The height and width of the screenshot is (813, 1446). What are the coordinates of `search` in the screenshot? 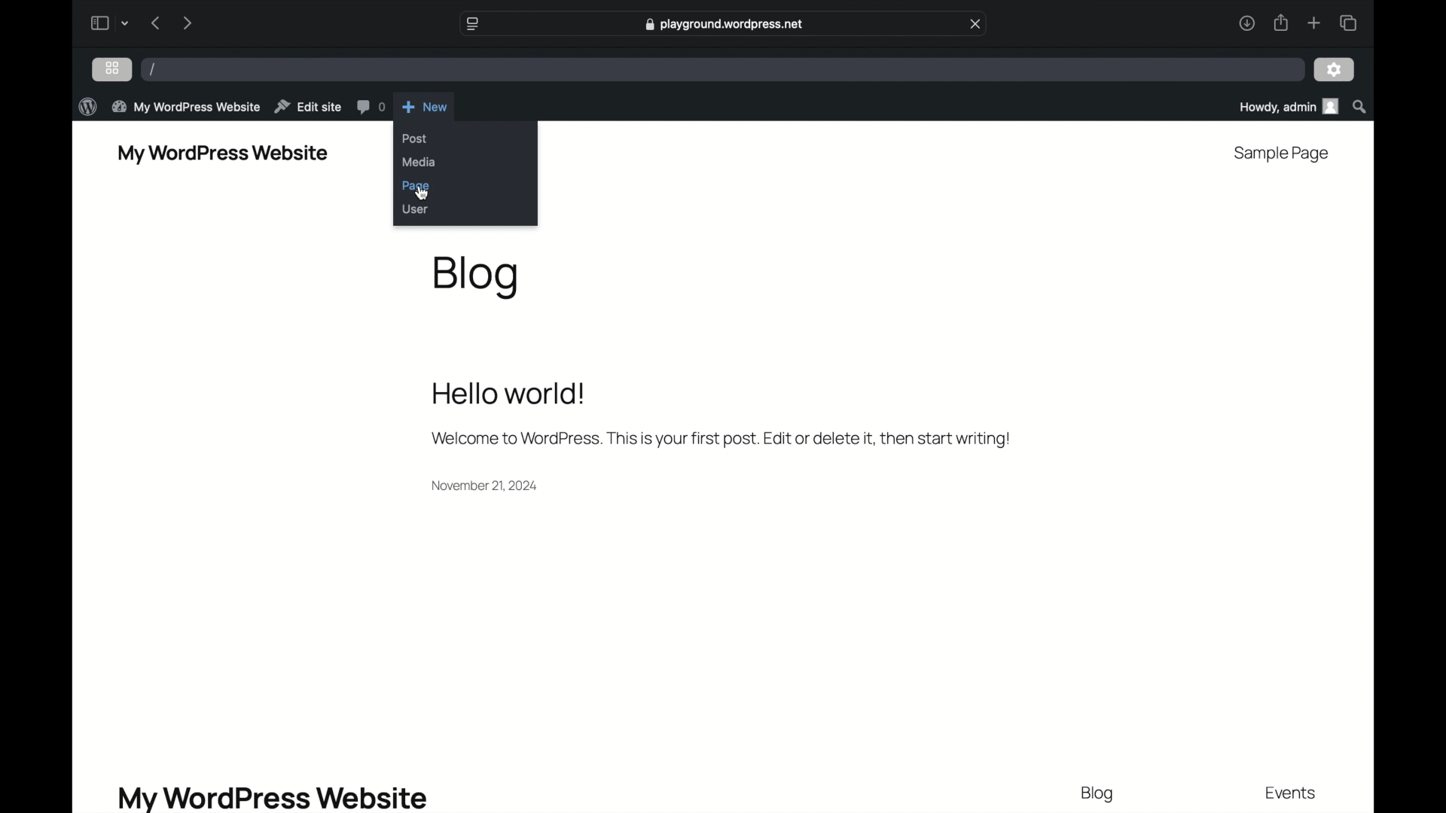 It's located at (1361, 106).